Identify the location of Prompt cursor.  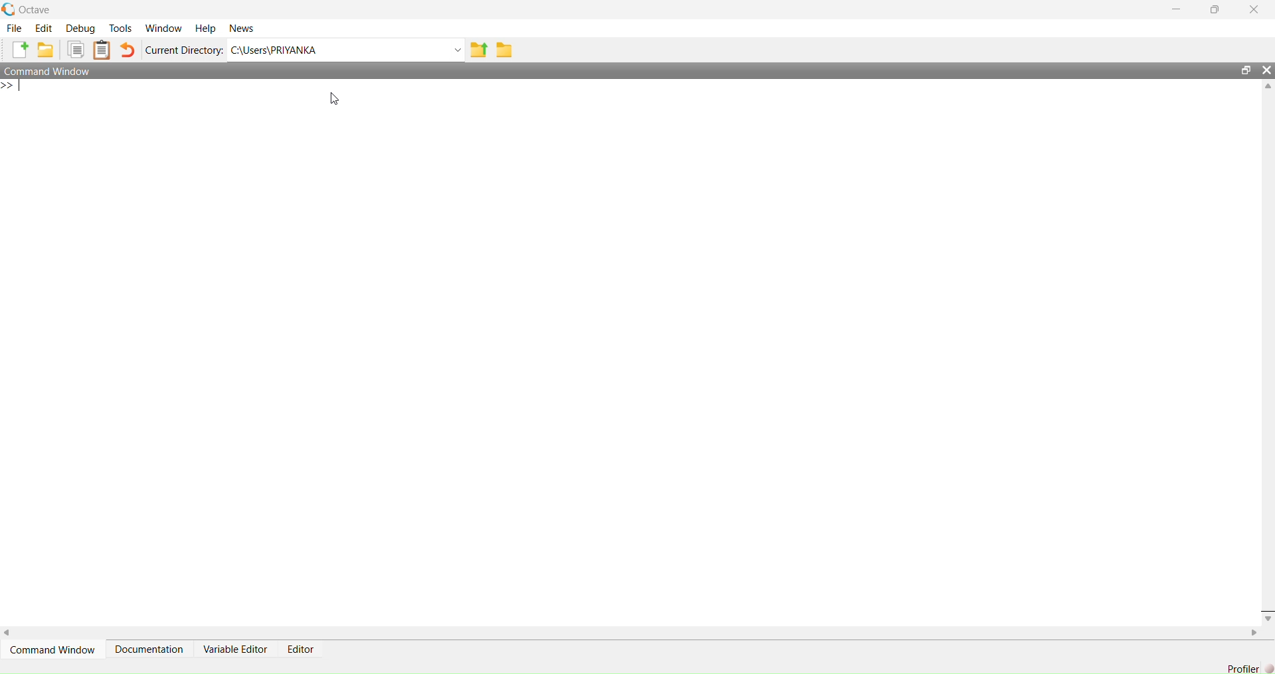
(15, 87).